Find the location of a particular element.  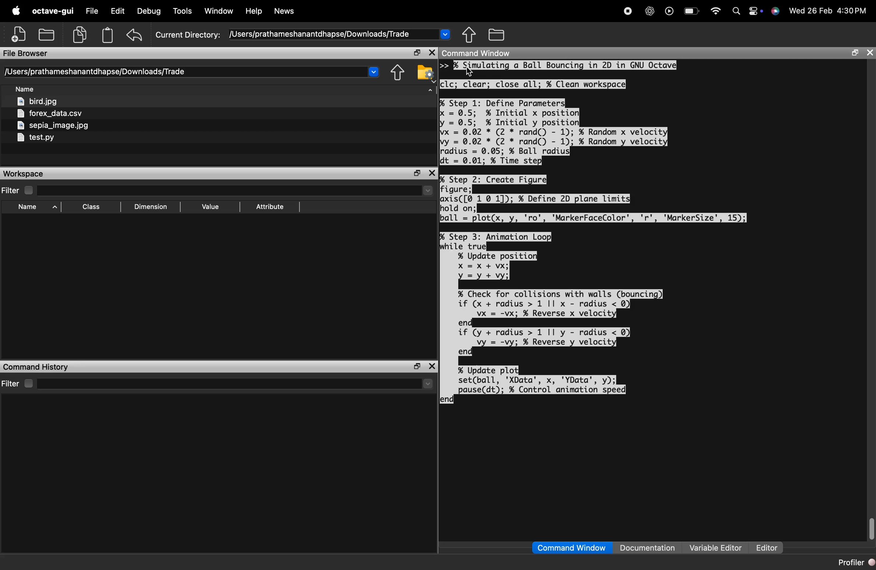

Value is located at coordinates (211, 208).